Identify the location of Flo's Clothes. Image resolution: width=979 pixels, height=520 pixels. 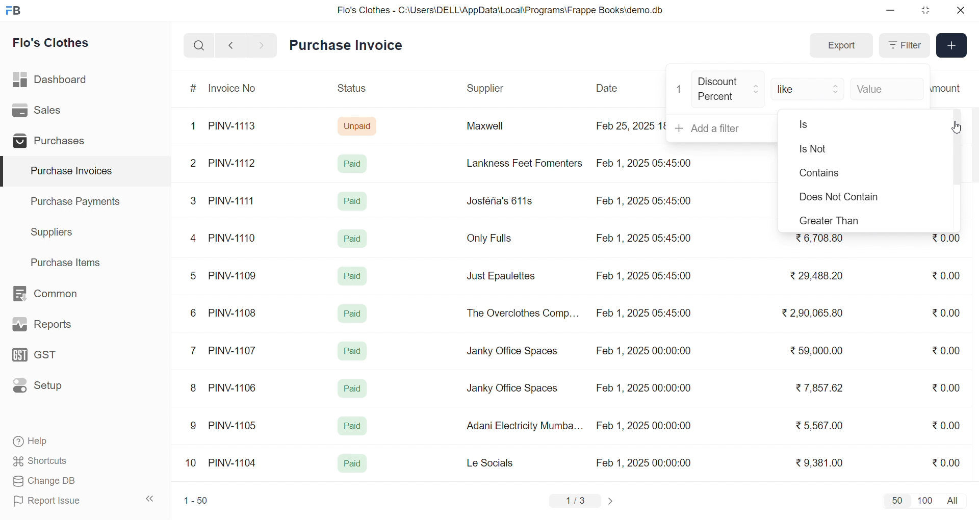
(58, 44).